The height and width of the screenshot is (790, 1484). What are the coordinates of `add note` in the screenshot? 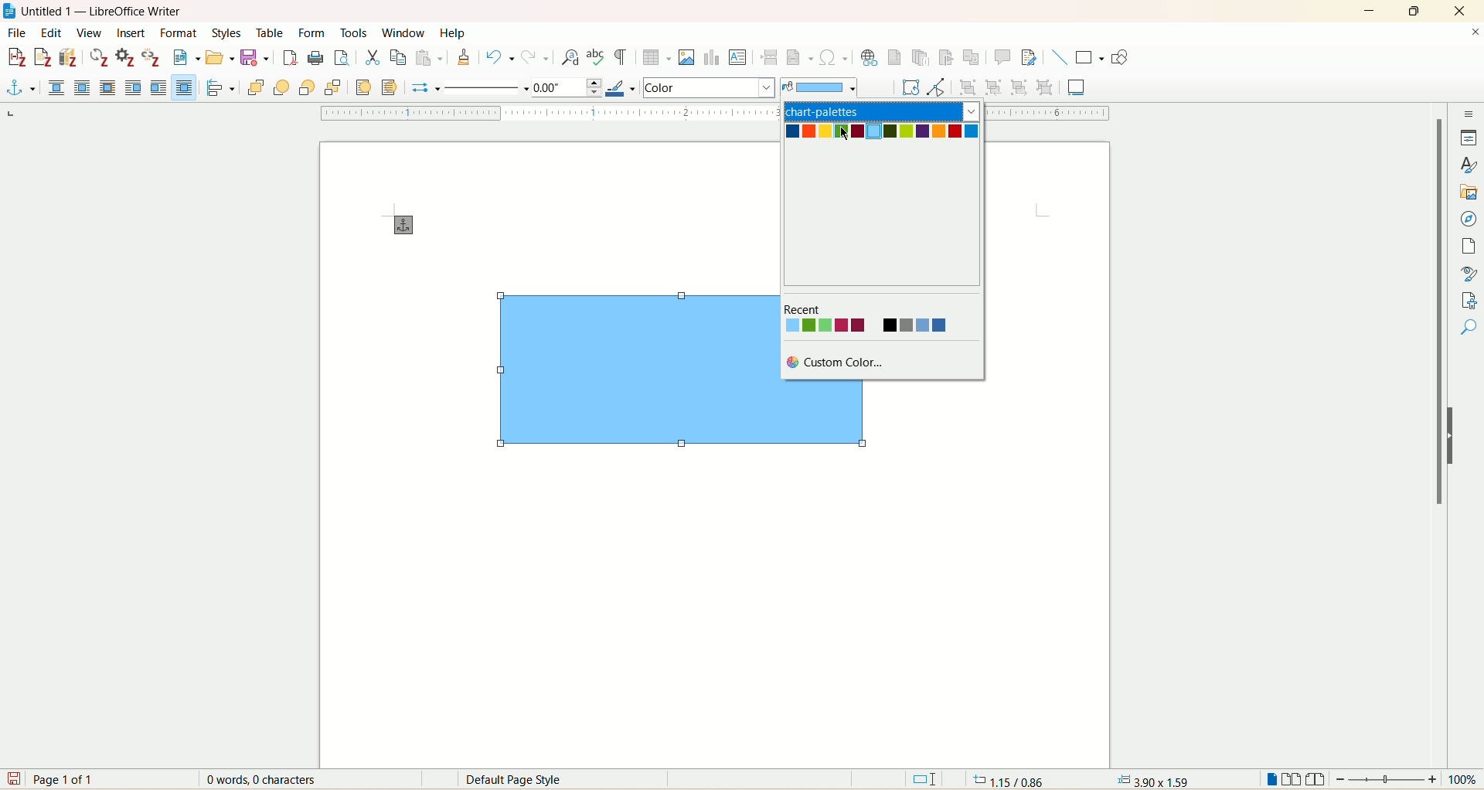 It's located at (43, 58).